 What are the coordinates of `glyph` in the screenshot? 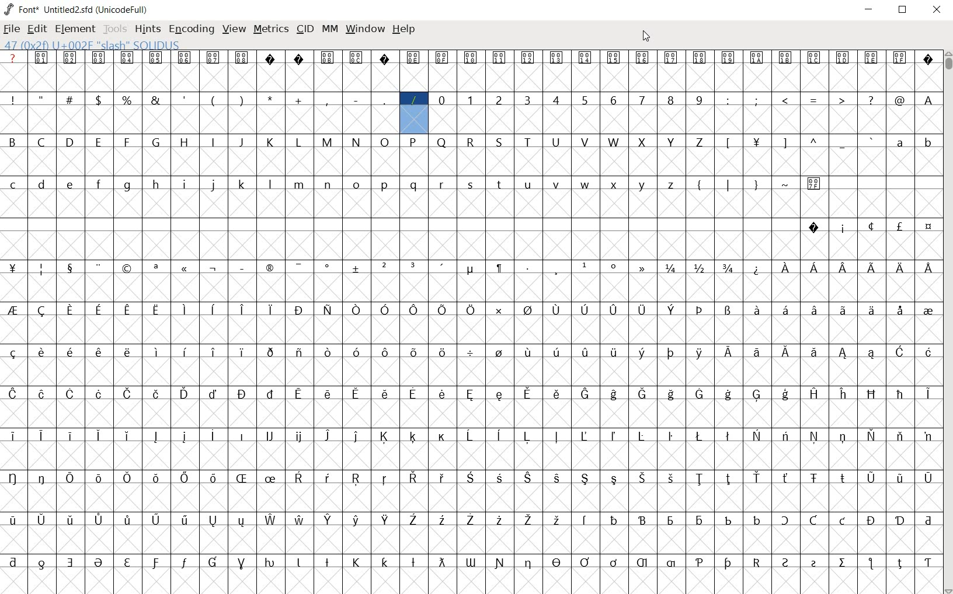 It's located at (528, 310).